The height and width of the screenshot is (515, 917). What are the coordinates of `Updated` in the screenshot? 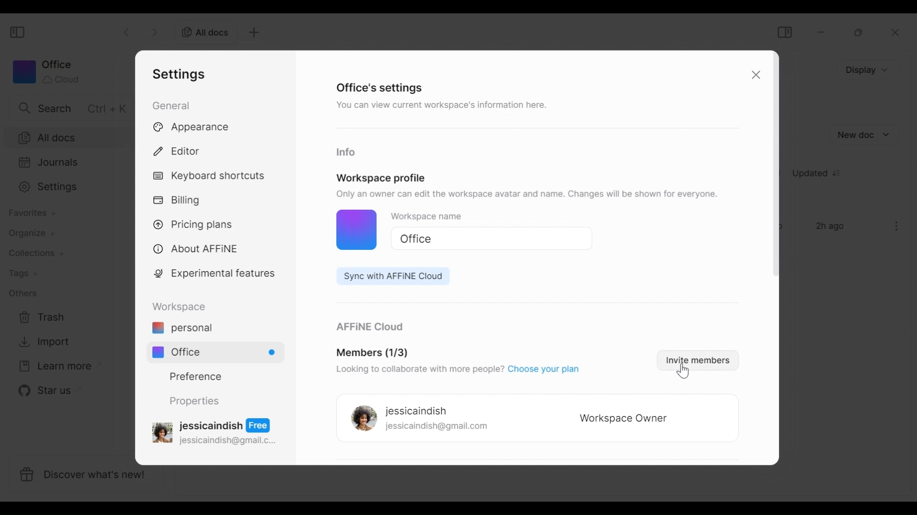 It's located at (820, 175).